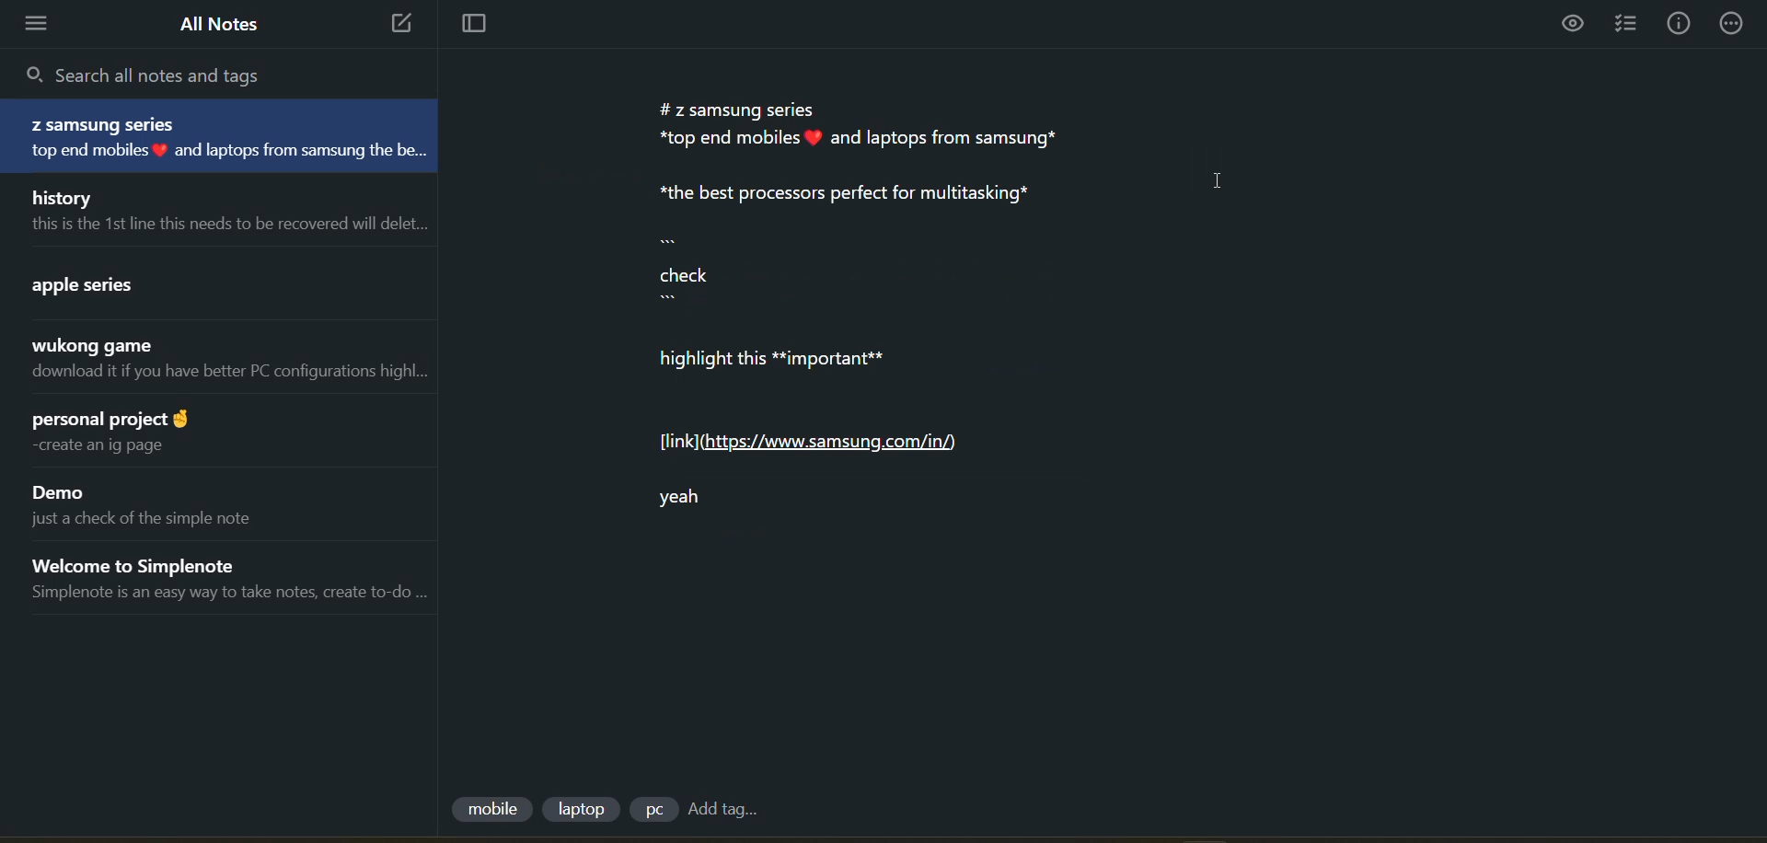  I want to click on tag 3, so click(653, 809).